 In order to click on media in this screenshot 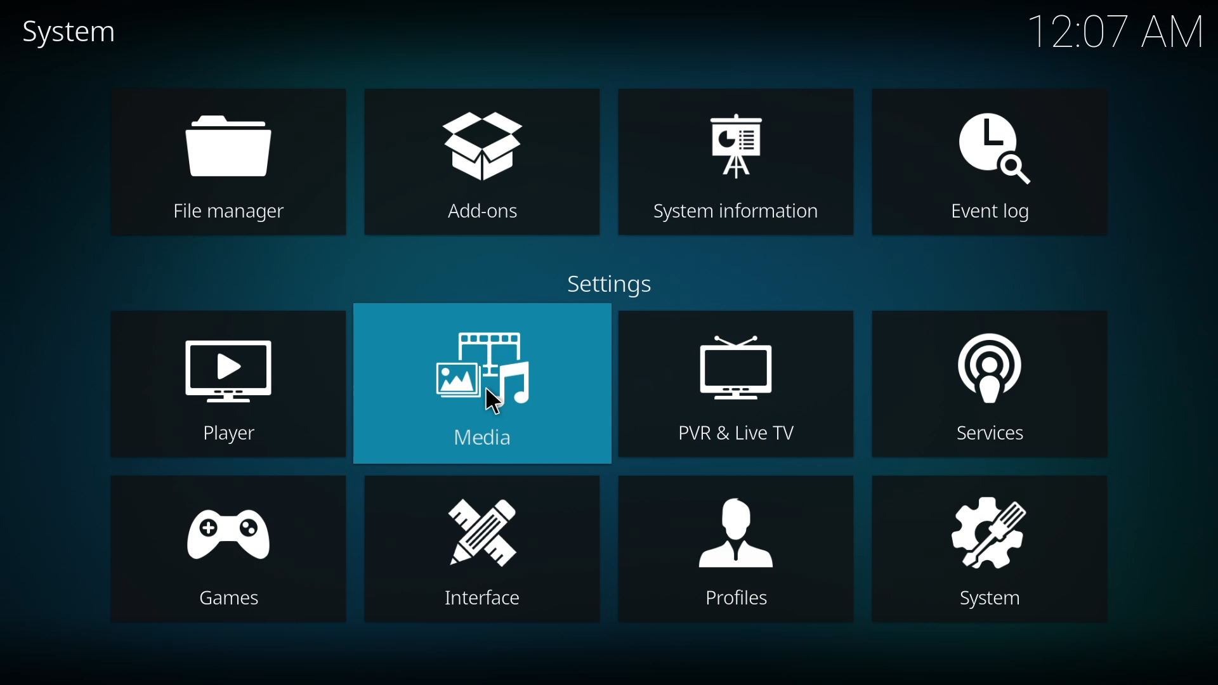, I will do `click(483, 384)`.